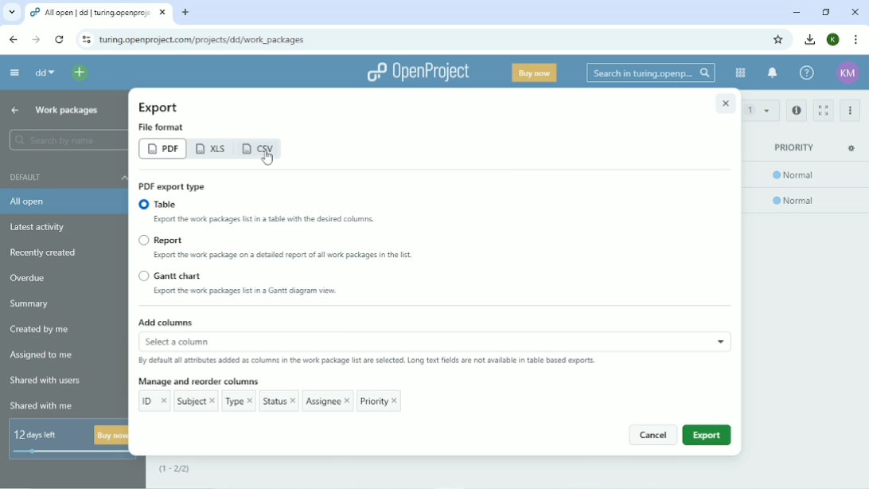 This screenshot has height=489, width=869. Describe the element at coordinates (67, 111) in the screenshot. I see `Work packages` at that location.